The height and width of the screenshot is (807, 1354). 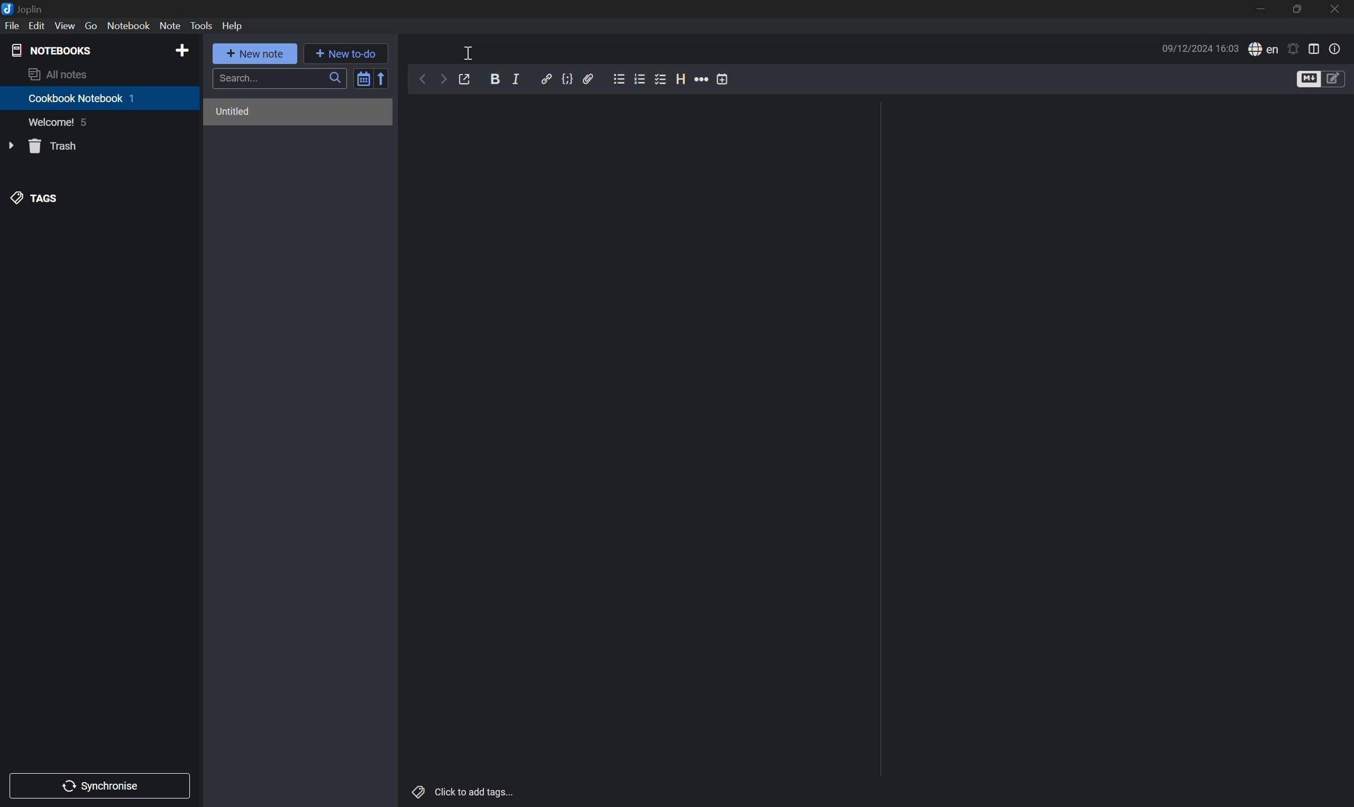 What do you see at coordinates (234, 27) in the screenshot?
I see `Help` at bounding box center [234, 27].